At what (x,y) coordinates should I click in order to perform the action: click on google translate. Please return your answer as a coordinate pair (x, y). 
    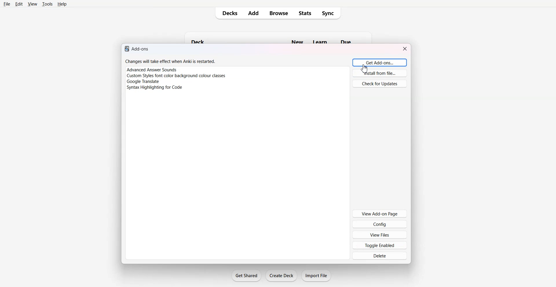
    Looking at the image, I should click on (142, 81).